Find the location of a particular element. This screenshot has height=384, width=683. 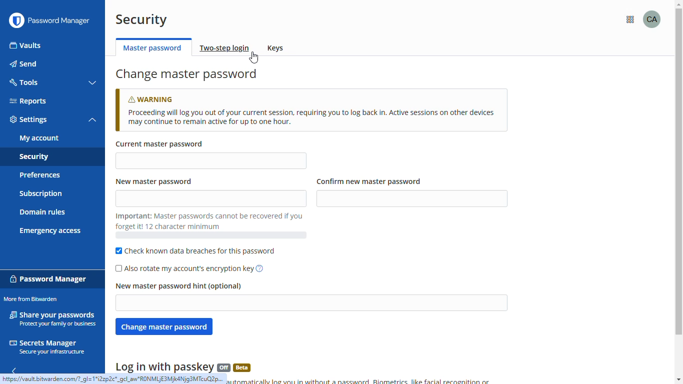

two-step login is located at coordinates (224, 47).